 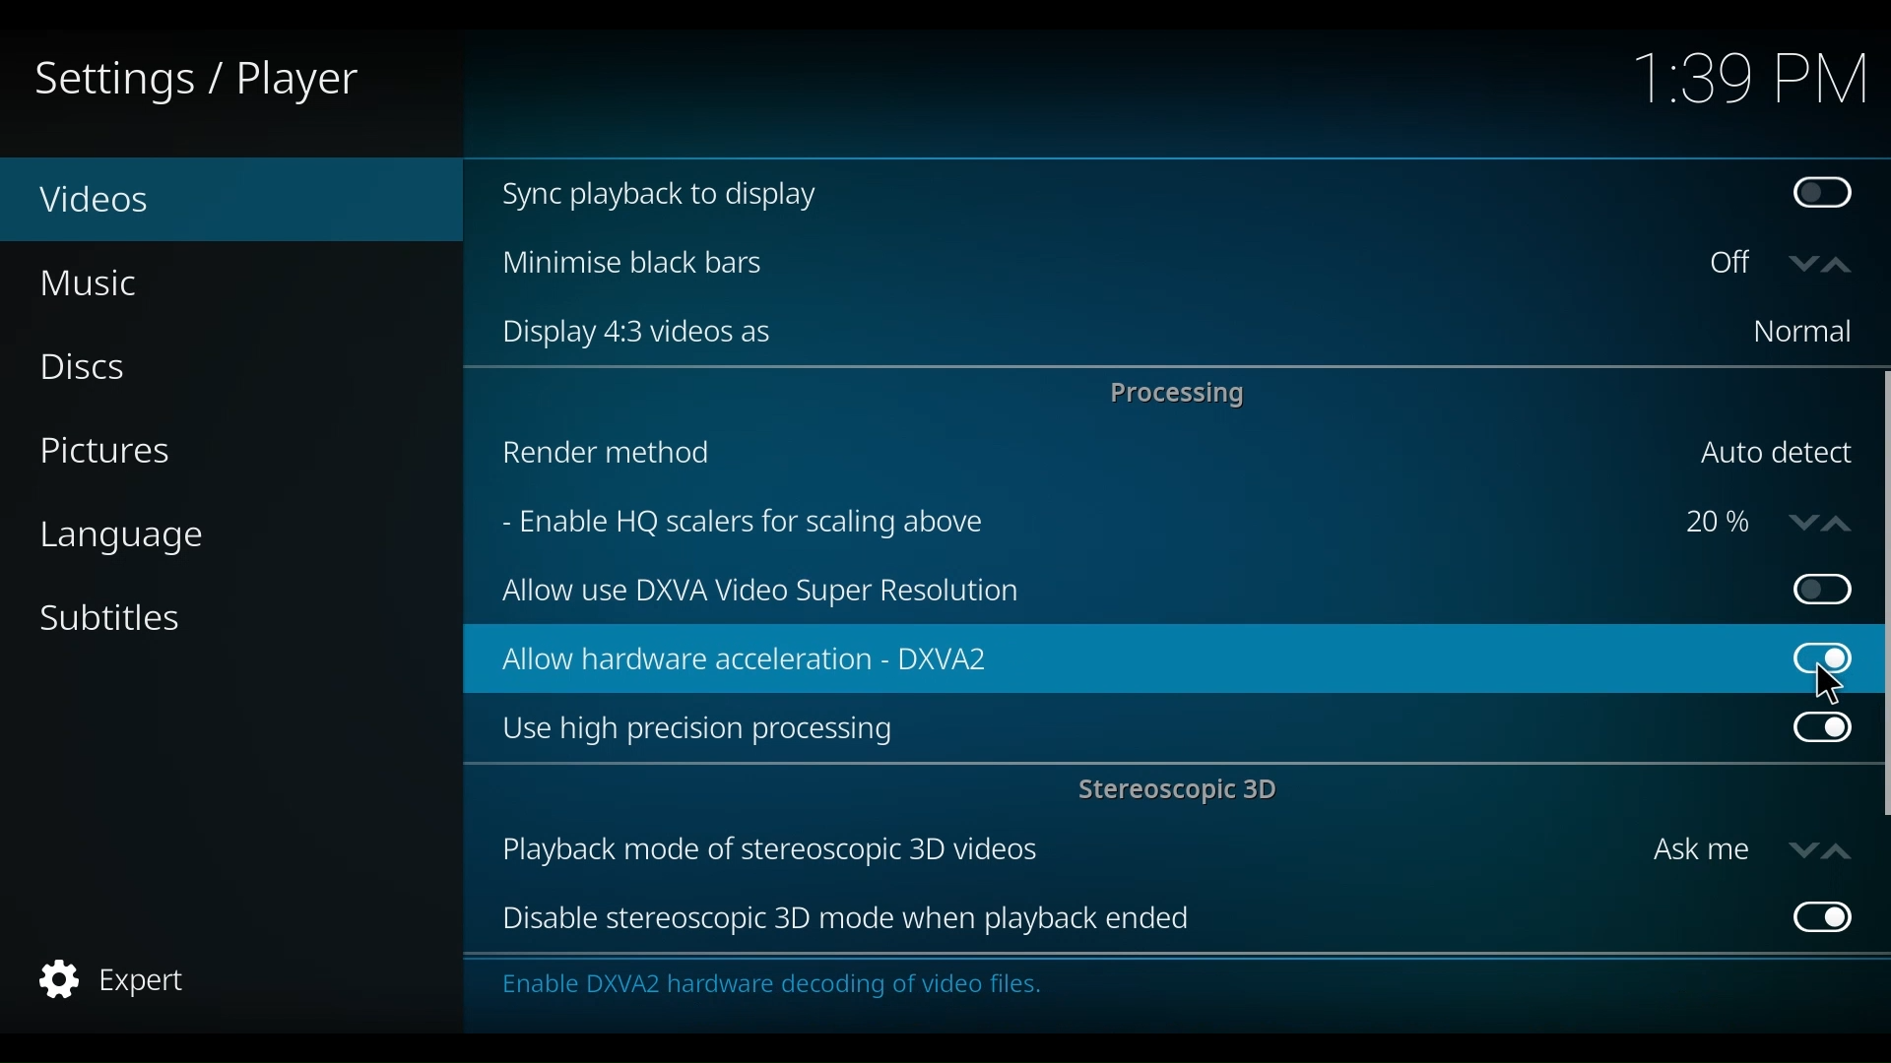 I want to click on Enable HQ scalers for scaling above, so click(x=1073, y=525).